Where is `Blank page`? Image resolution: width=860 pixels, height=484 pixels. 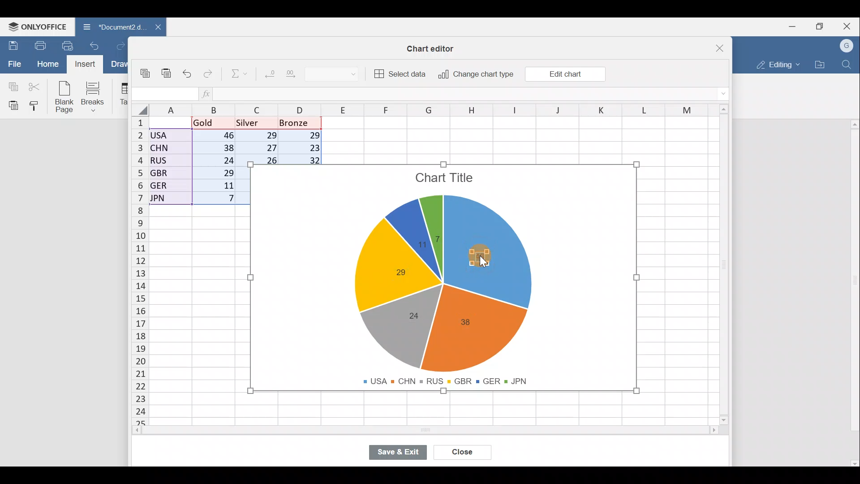
Blank page is located at coordinates (62, 96).